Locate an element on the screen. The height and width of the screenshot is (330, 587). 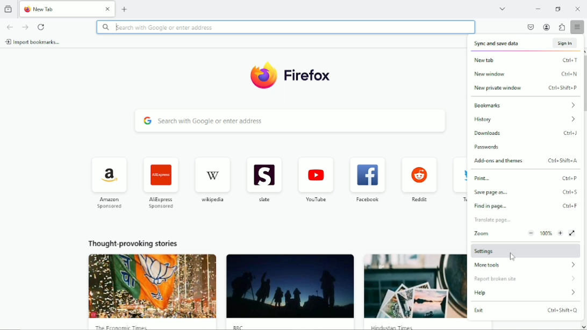
restore down is located at coordinates (558, 9).